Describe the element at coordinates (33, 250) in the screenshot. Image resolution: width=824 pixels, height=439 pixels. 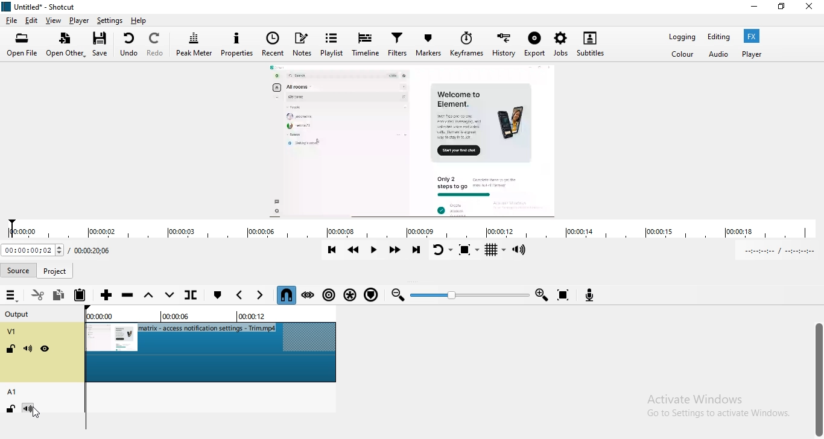
I see `Current position` at that location.